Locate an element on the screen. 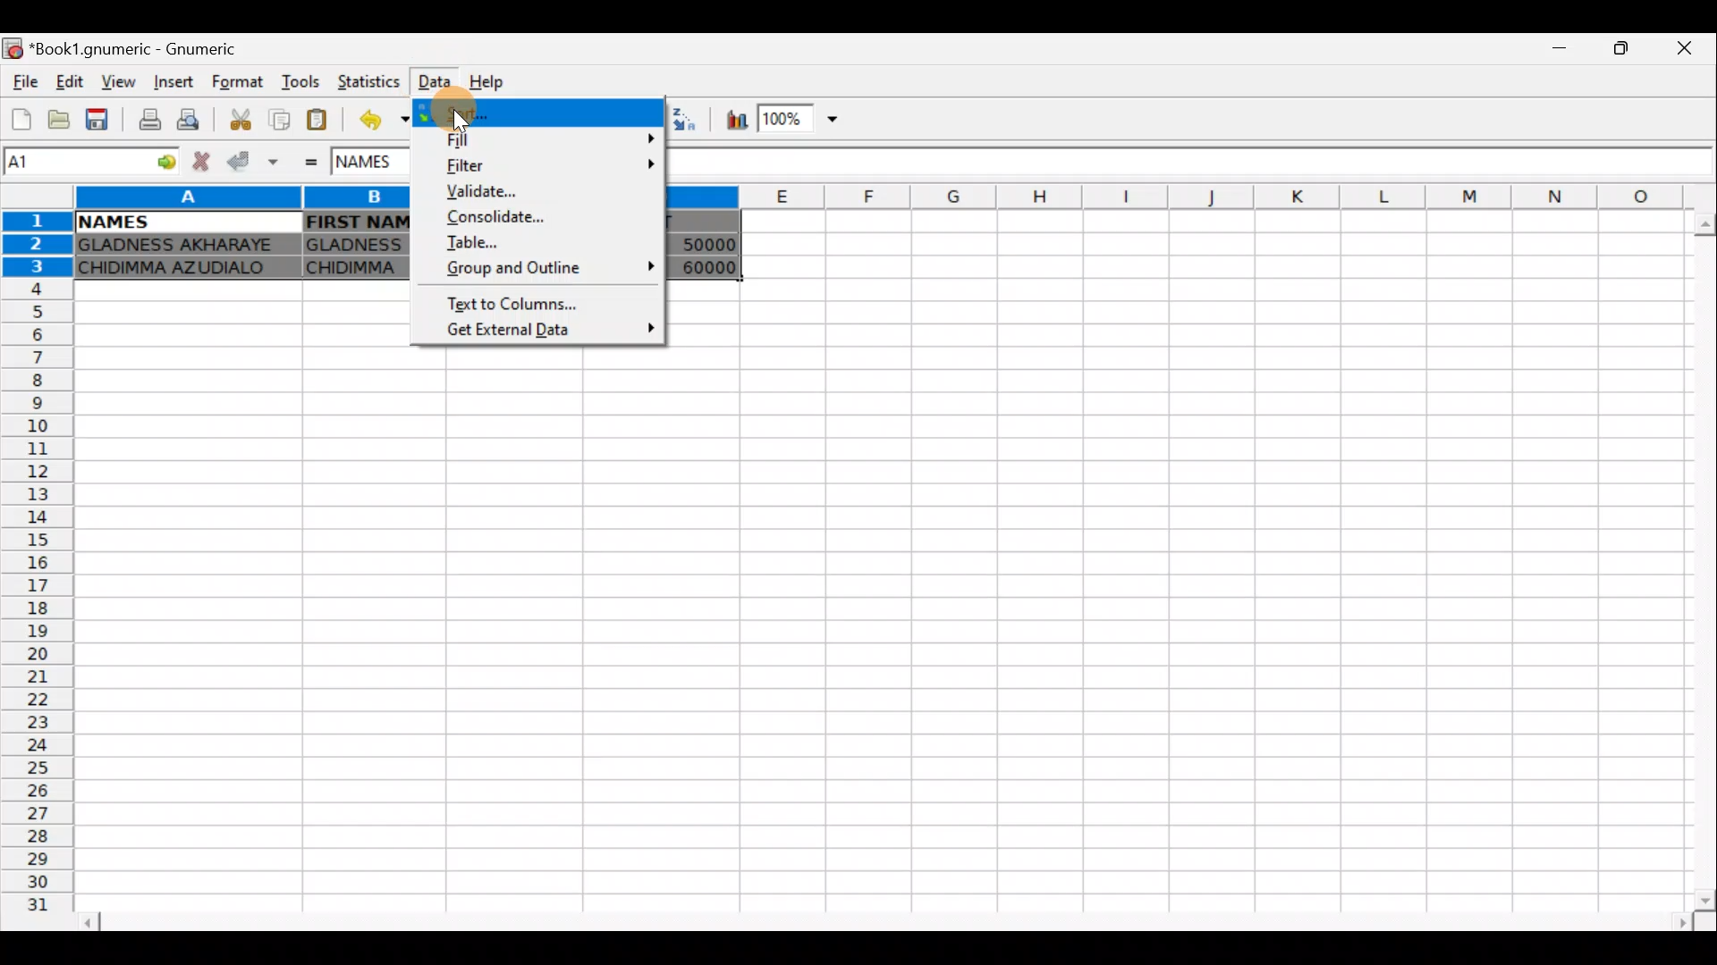 This screenshot has width=1717, height=965. GLADNESS AKHARAYE is located at coordinates (182, 246).